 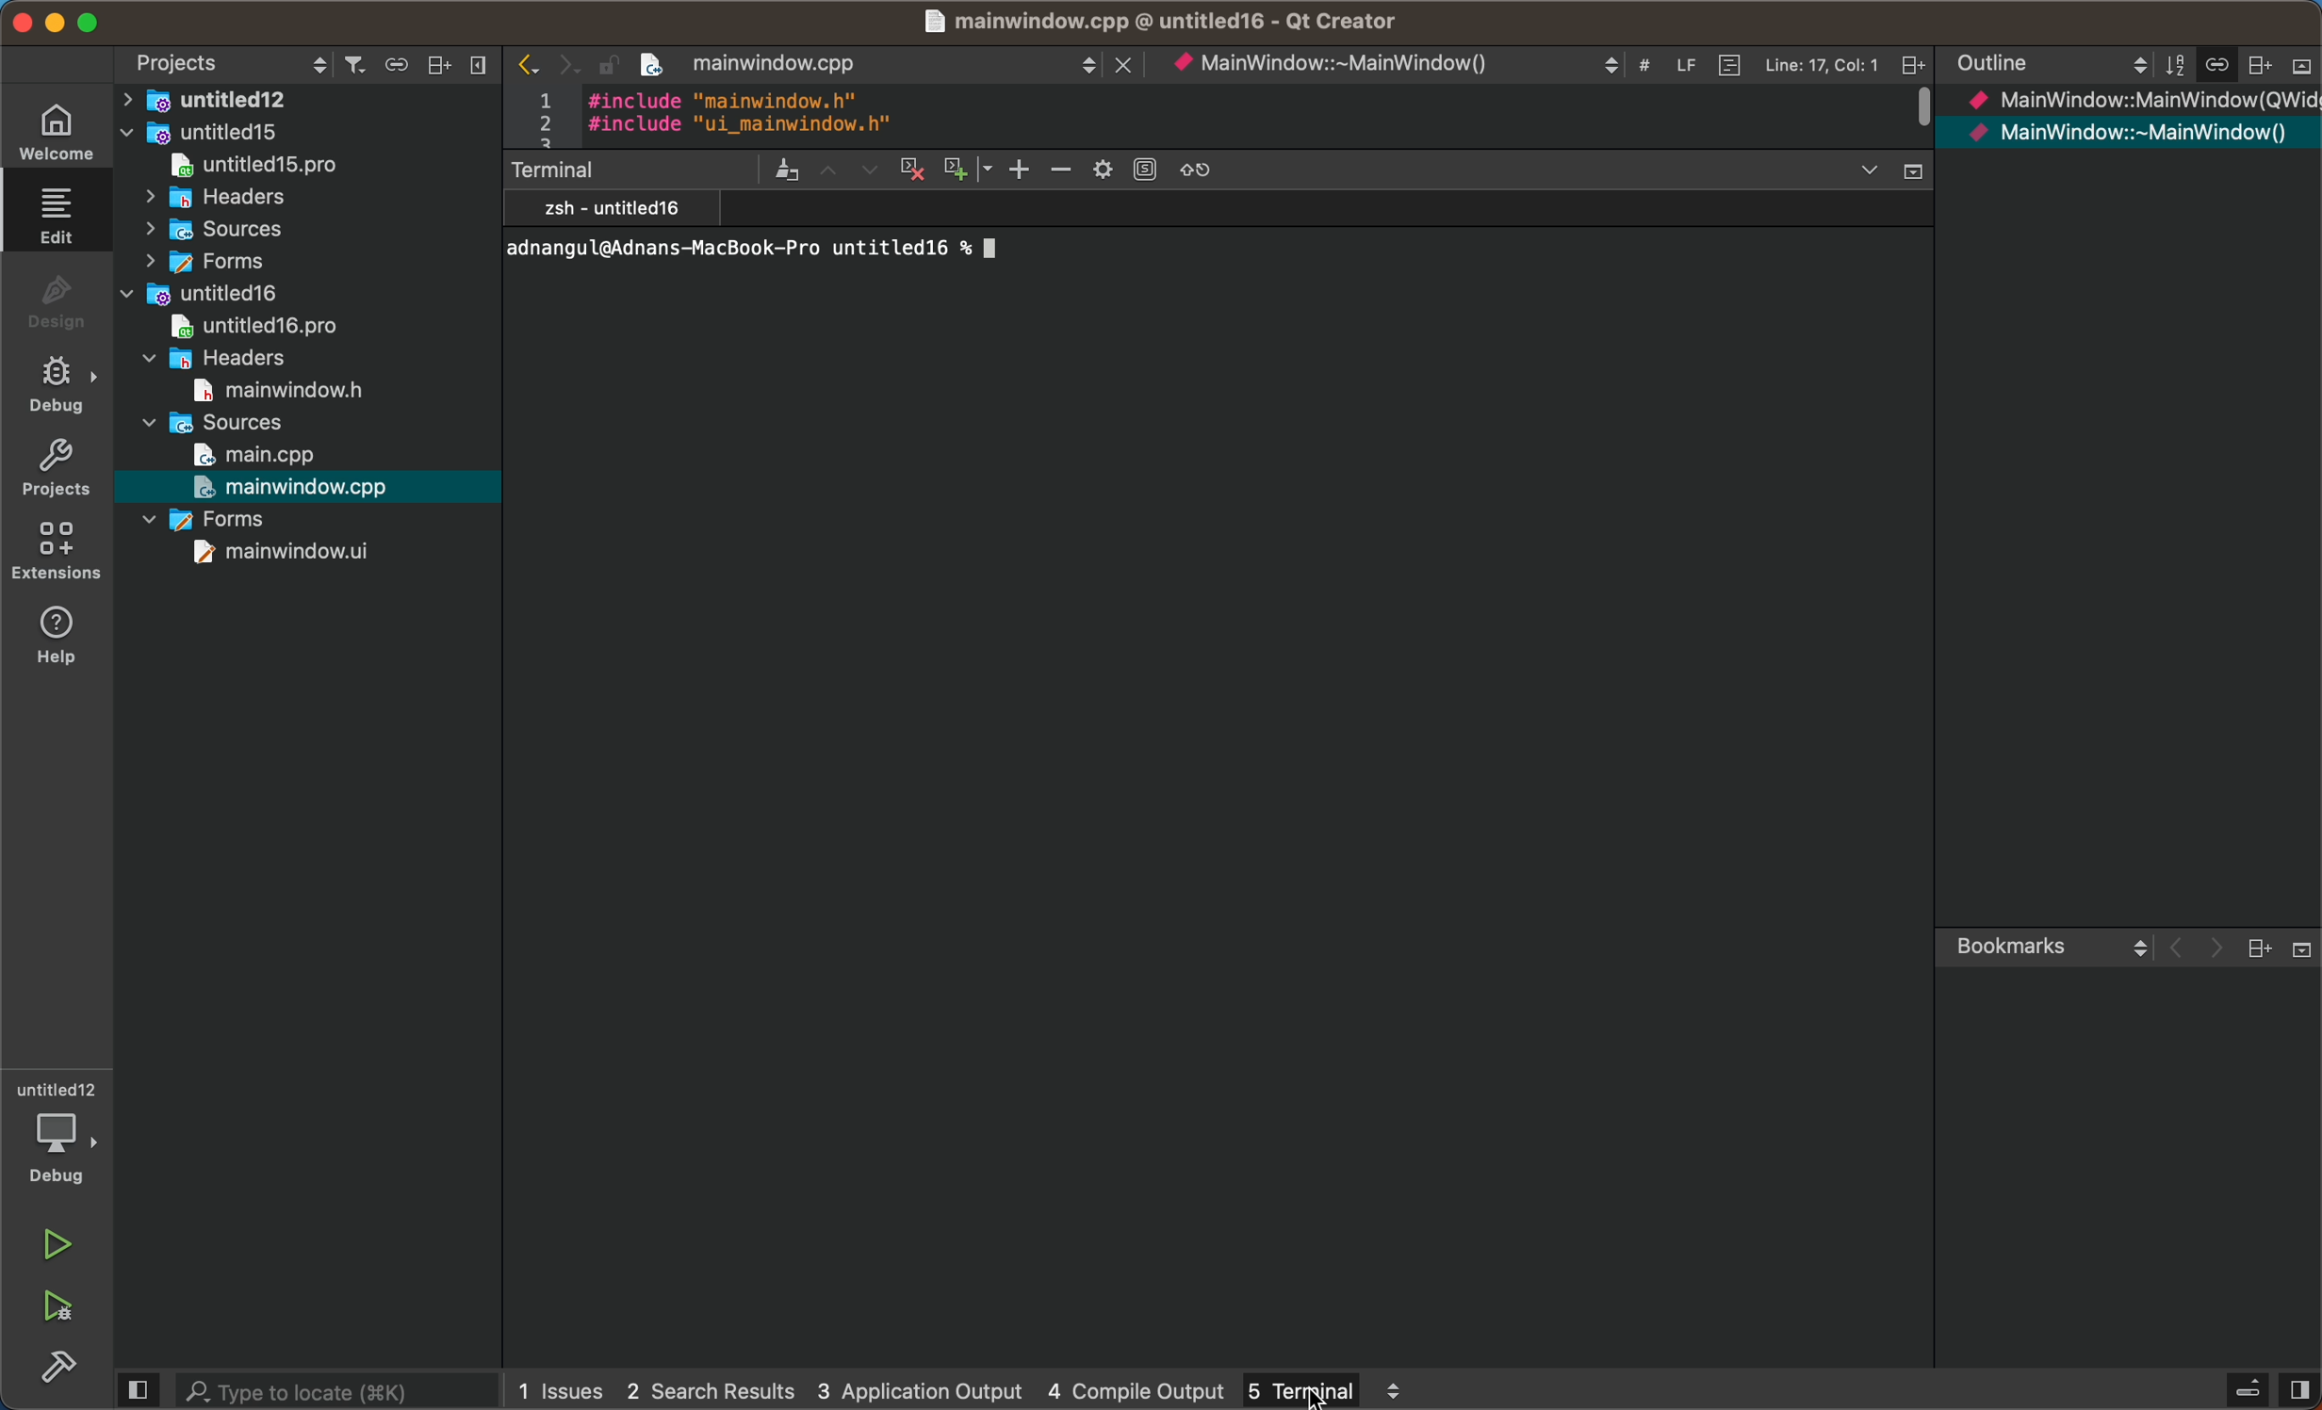 I want to click on file and folder, so click(x=306, y=133).